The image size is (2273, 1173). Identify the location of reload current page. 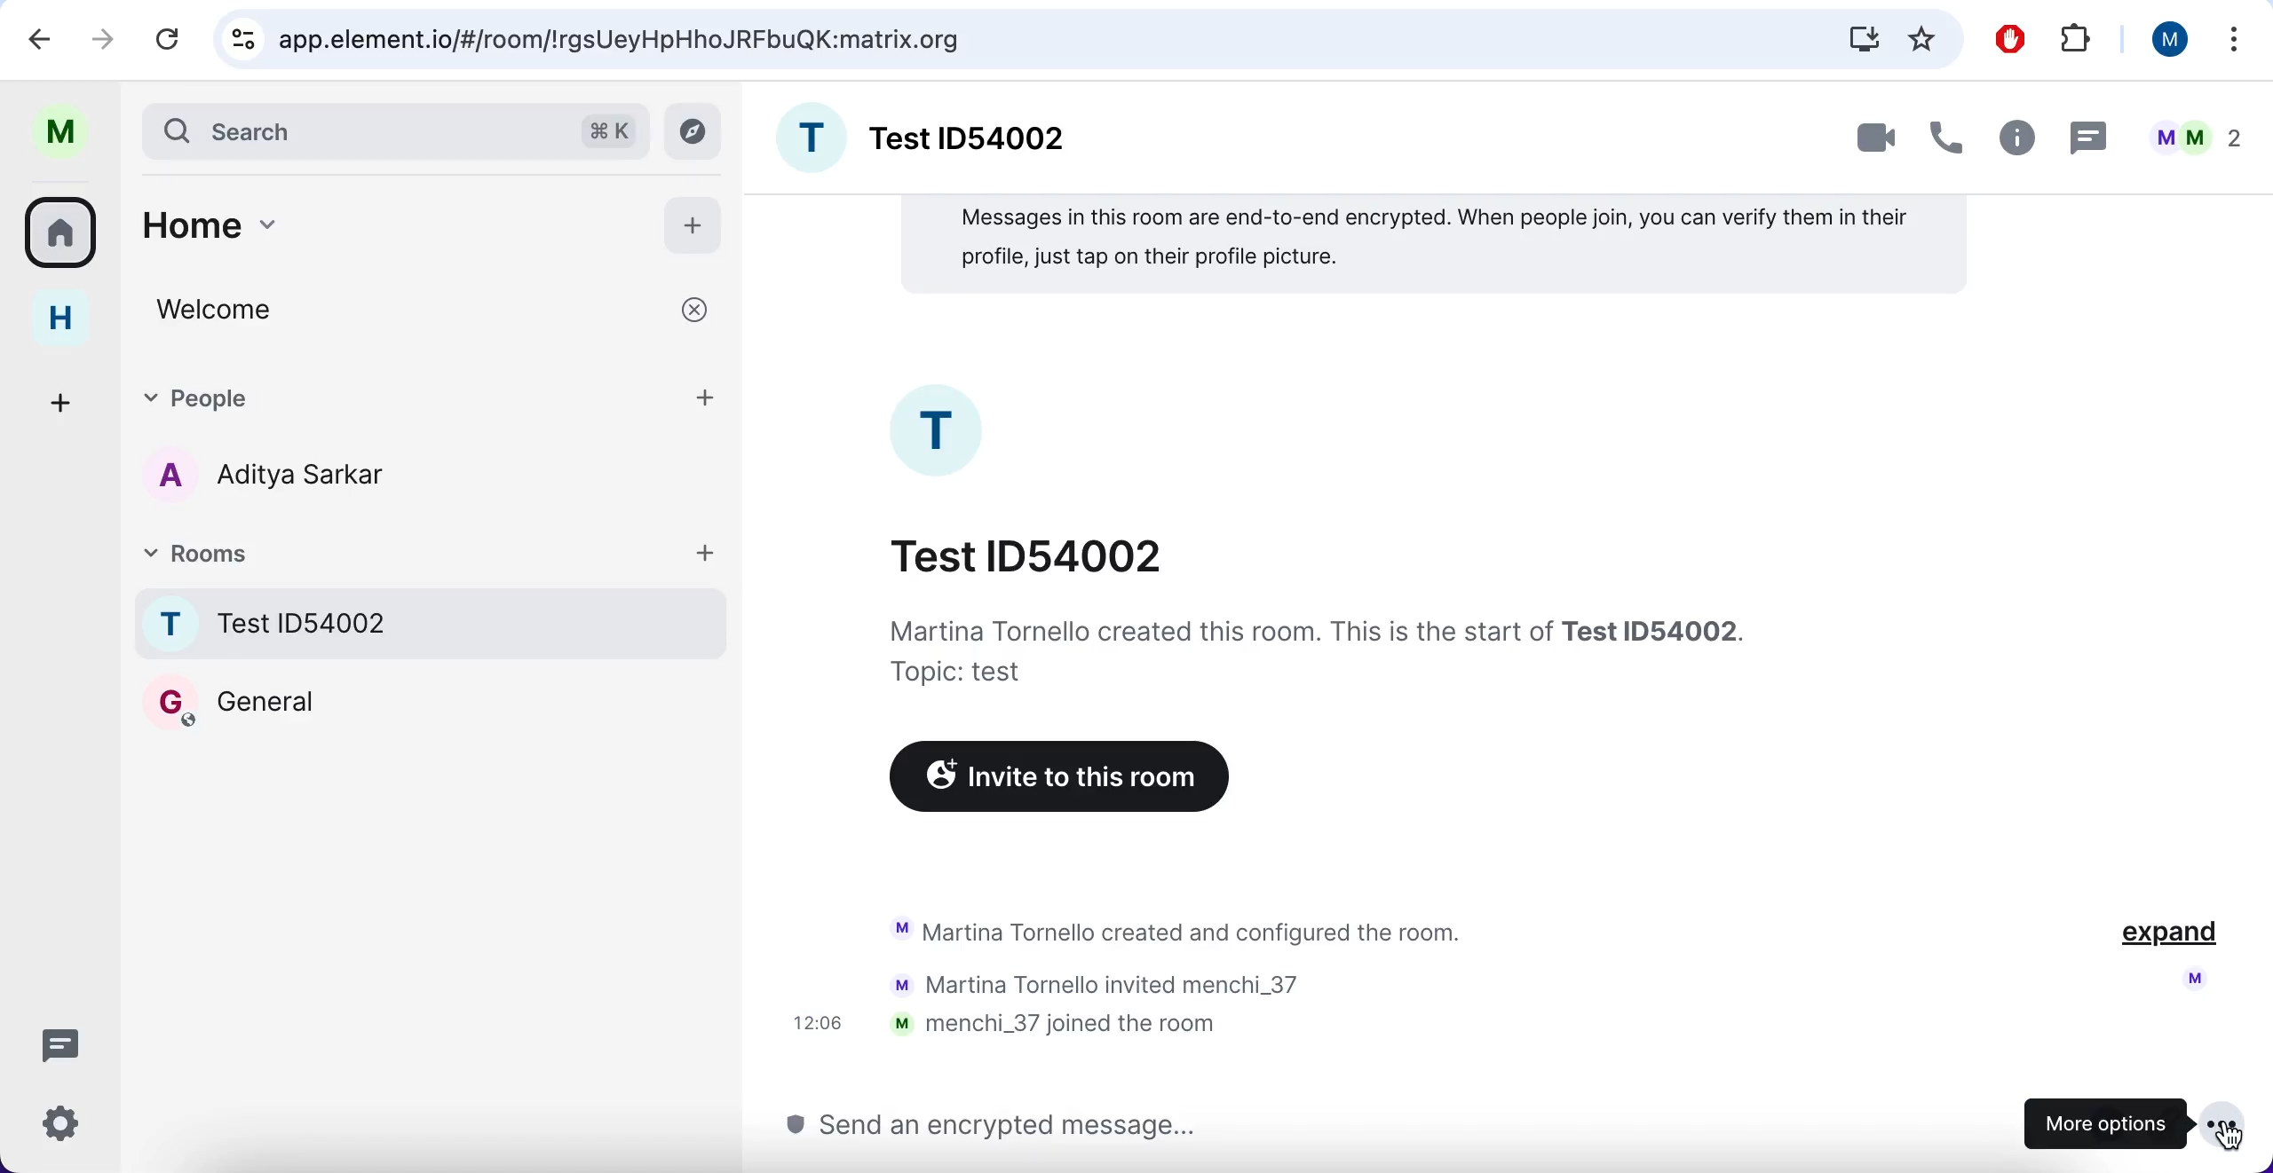
(170, 40).